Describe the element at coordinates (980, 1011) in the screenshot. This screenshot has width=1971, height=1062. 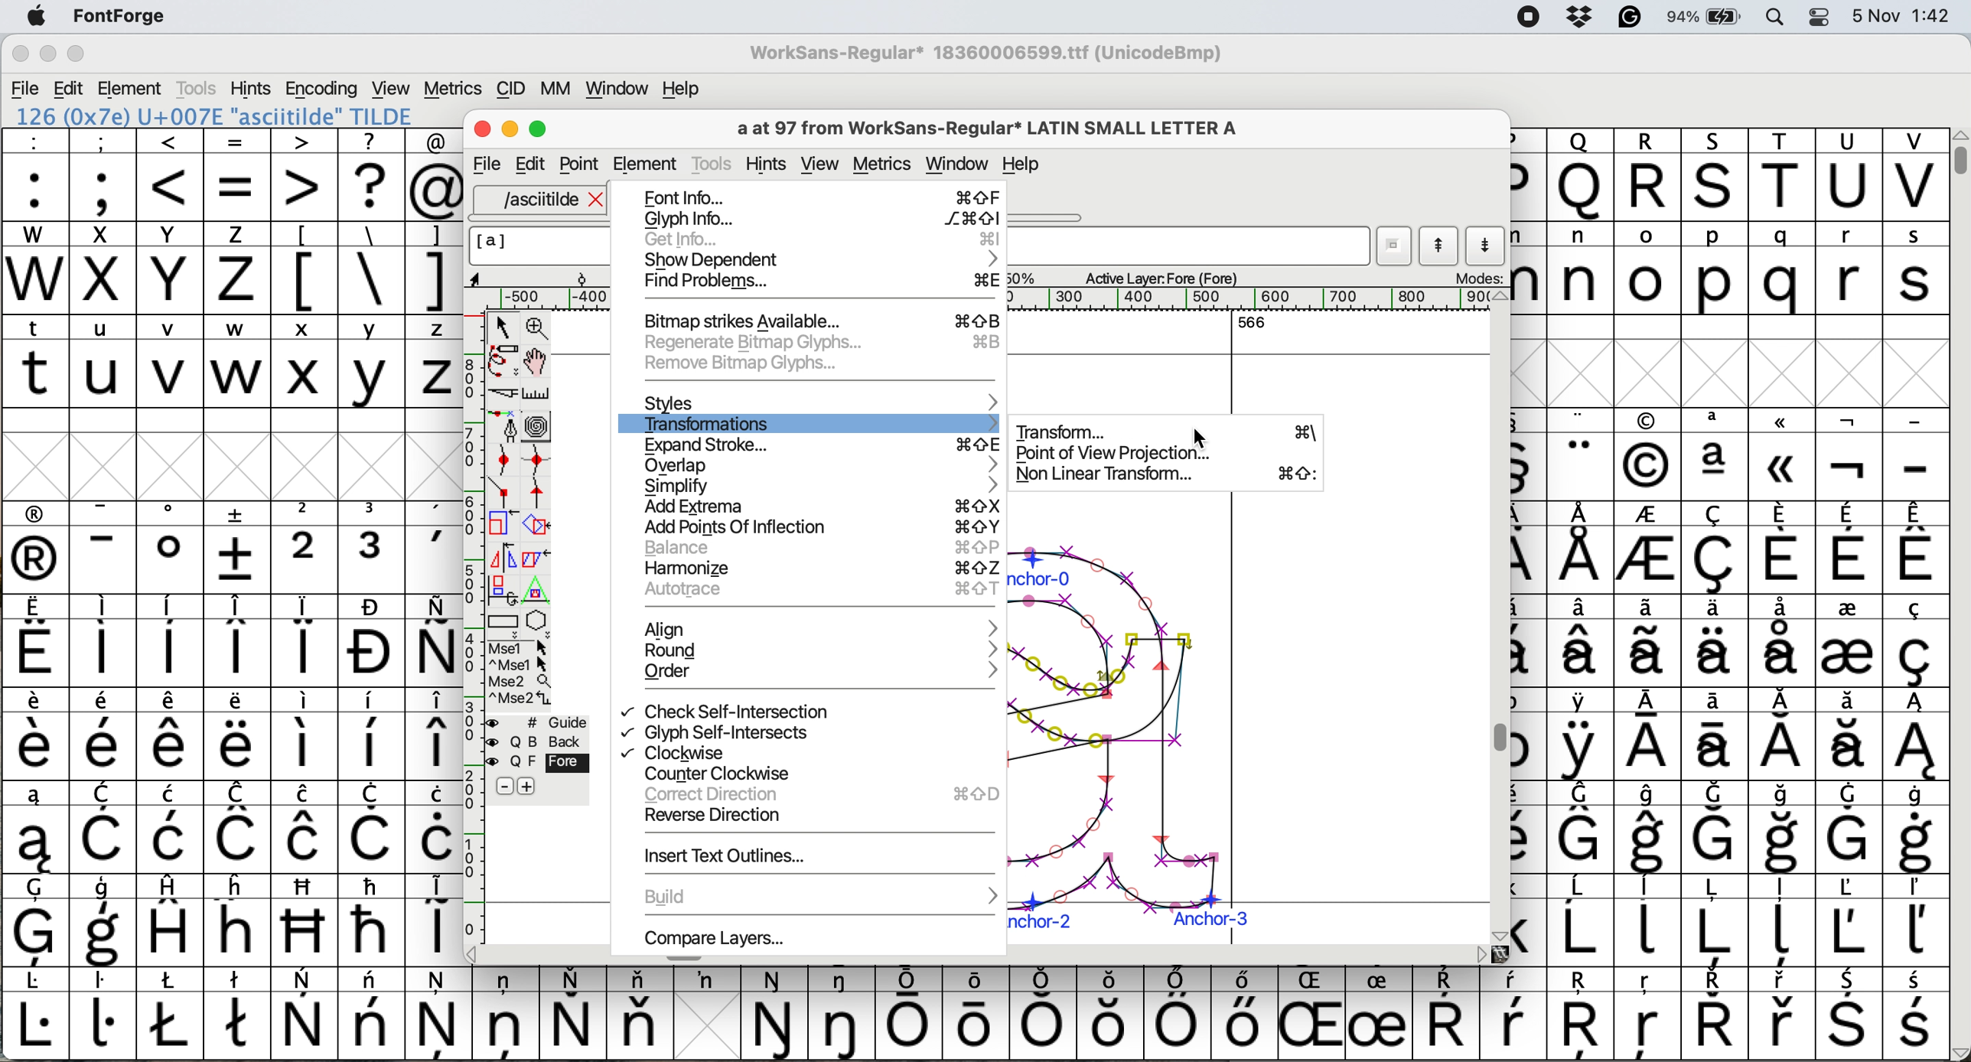
I see `symbol` at that location.